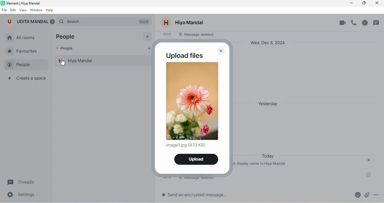 Image resolution: width=384 pixels, height=203 pixels. I want to click on settings, so click(24, 195).